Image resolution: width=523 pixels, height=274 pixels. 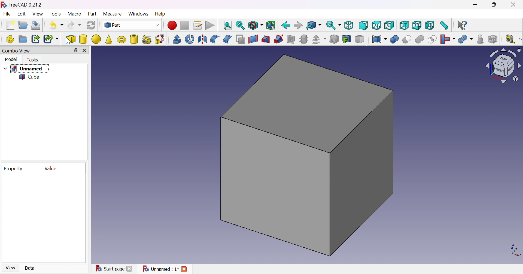 I want to click on Stop macro recording, so click(x=184, y=25).